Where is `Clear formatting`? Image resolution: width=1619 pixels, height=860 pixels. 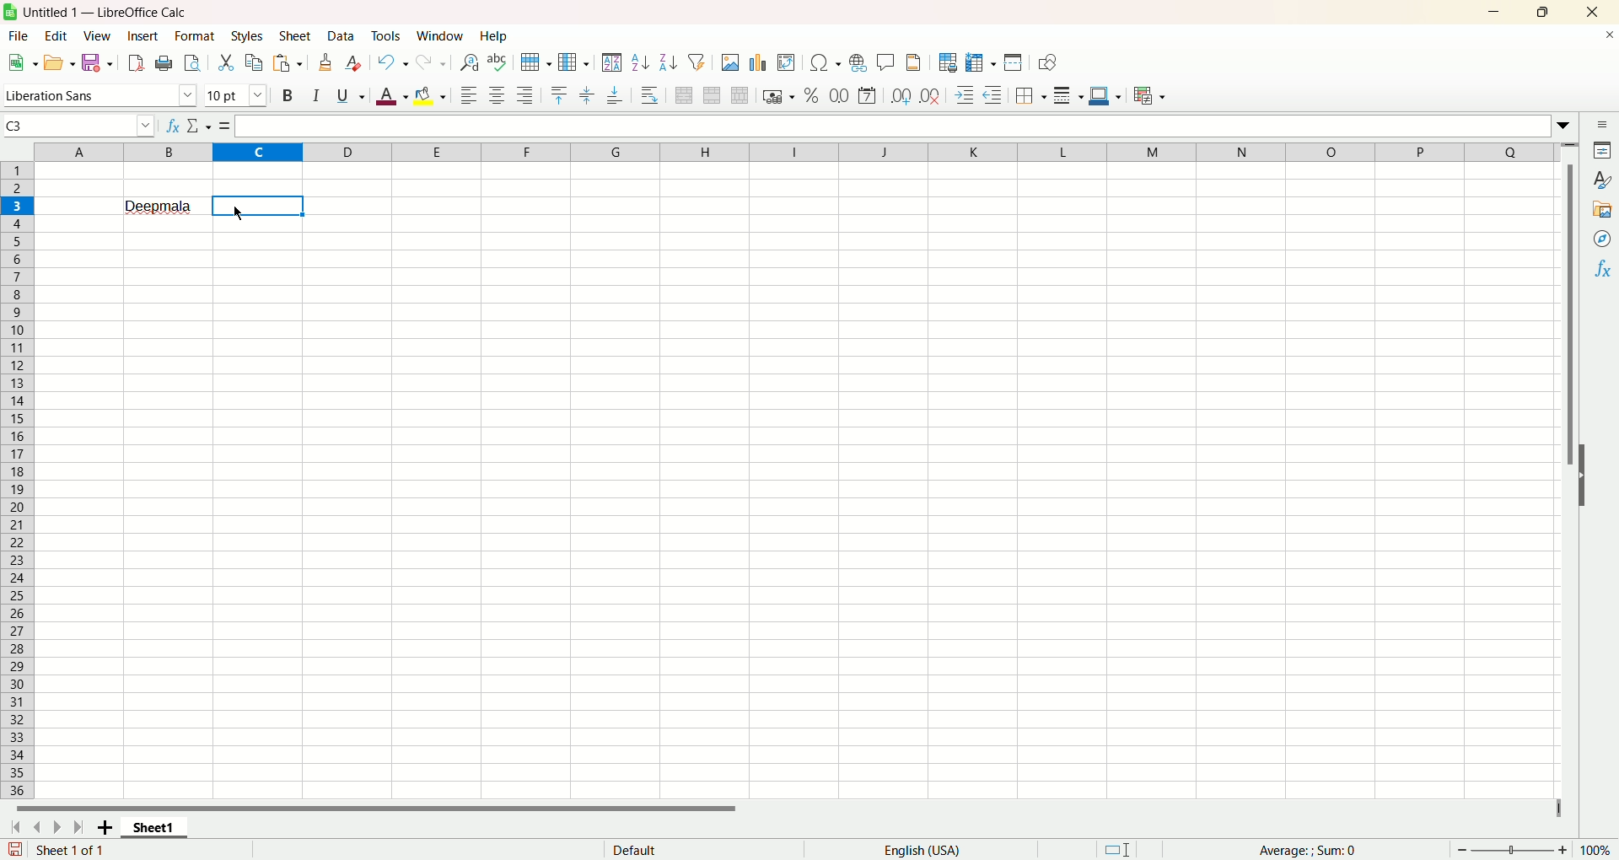
Clear formatting is located at coordinates (355, 62).